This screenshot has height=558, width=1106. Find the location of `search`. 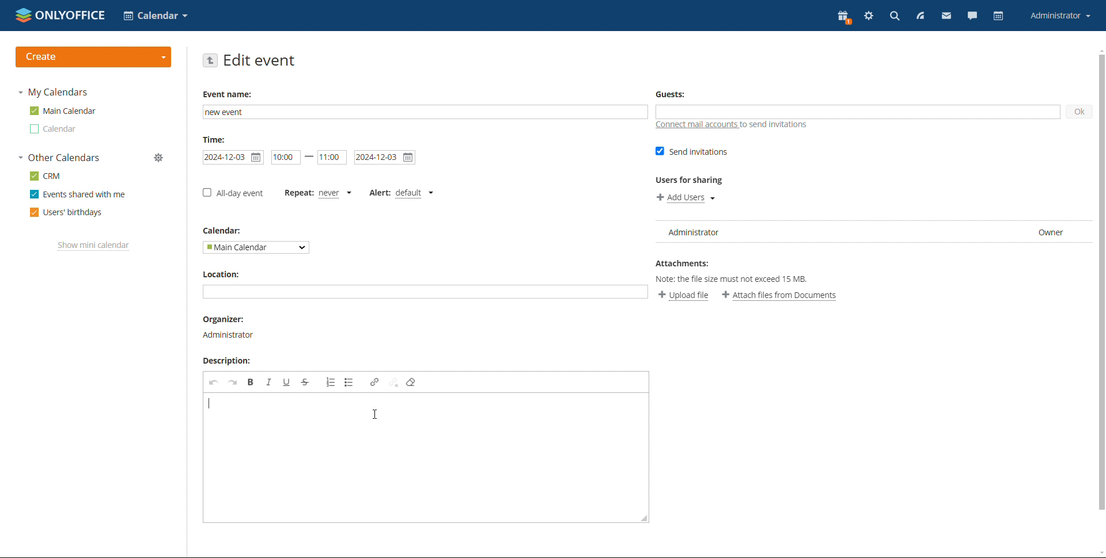

search is located at coordinates (895, 17).